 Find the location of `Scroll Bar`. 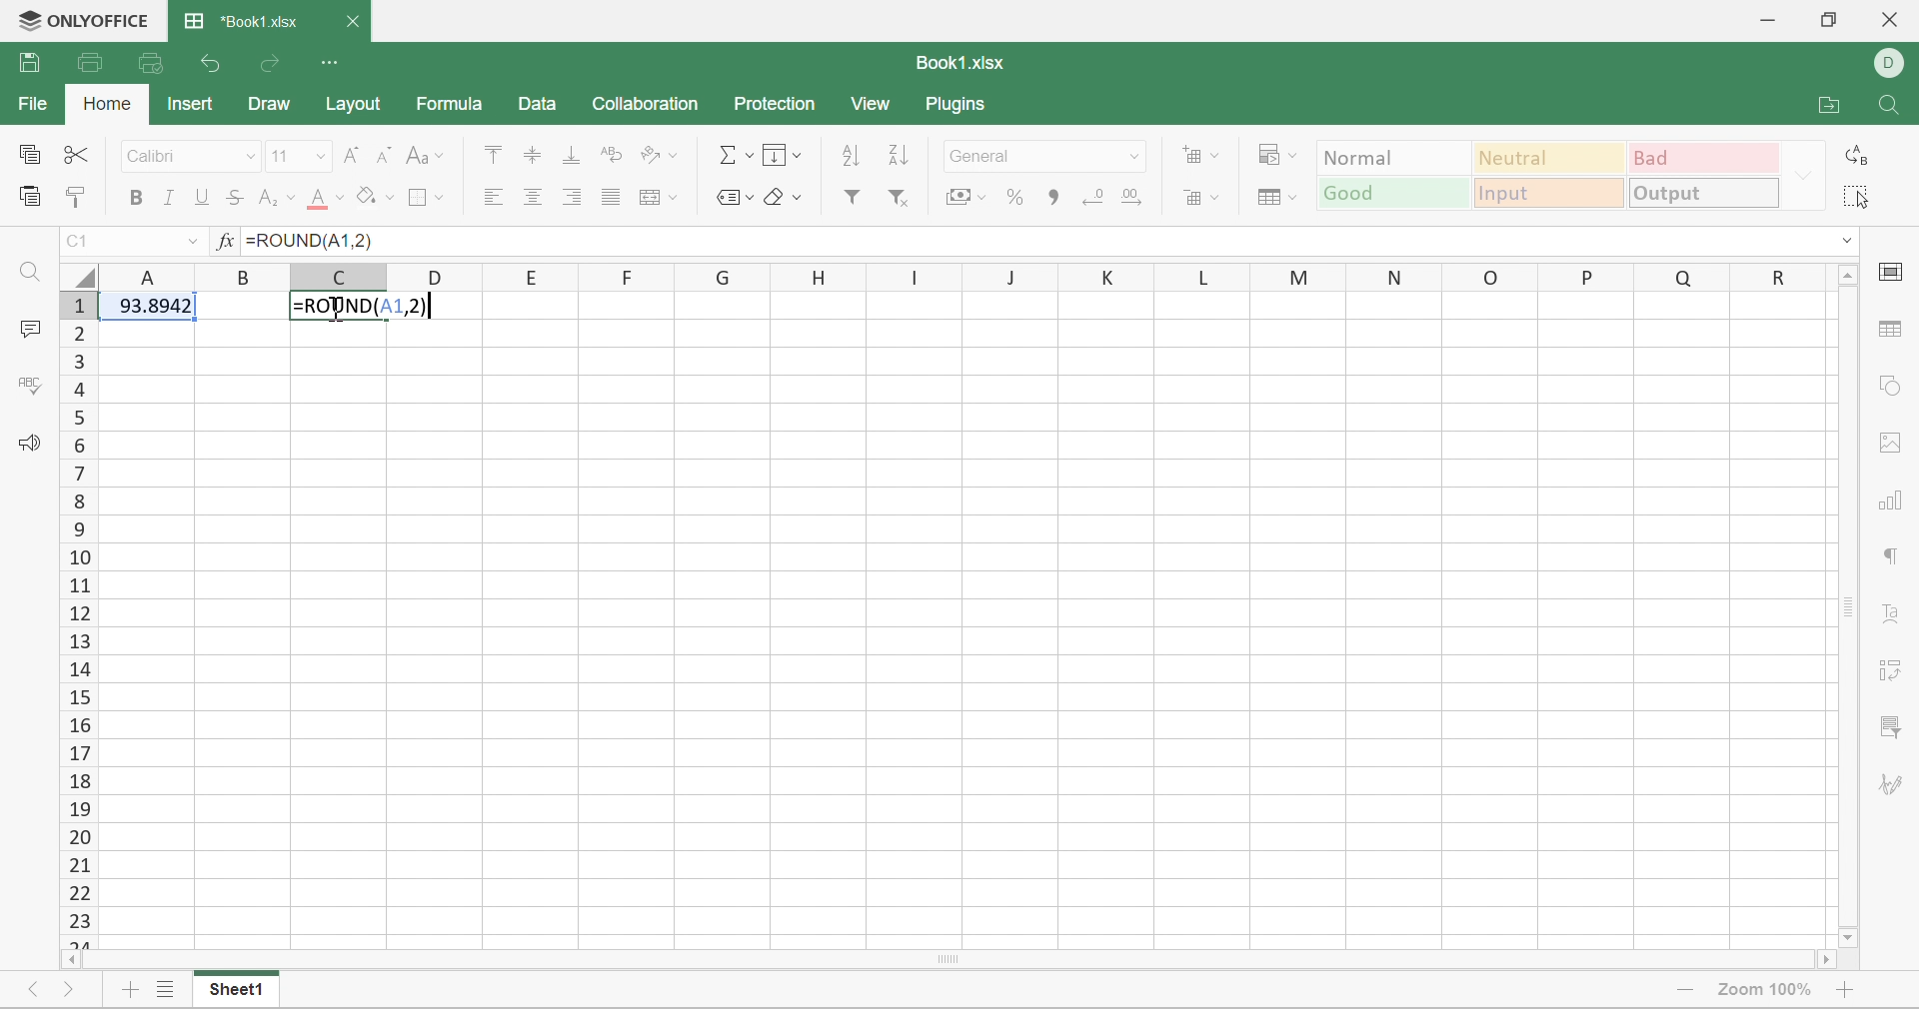

Scroll Bar is located at coordinates (1844, 609).